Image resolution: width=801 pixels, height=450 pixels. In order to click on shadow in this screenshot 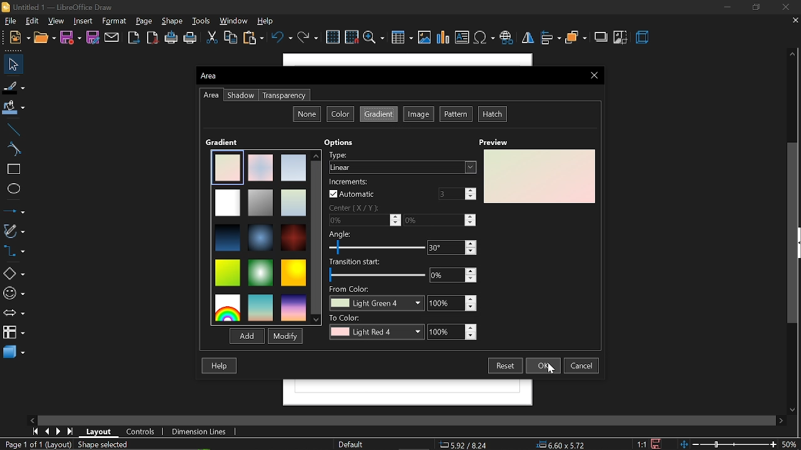, I will do `click(601, 38)`.